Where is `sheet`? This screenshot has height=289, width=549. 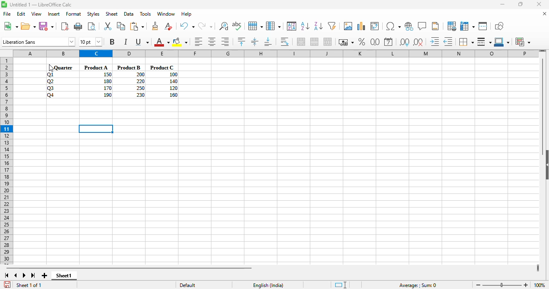
sheet is located at coordinates (111, 14).